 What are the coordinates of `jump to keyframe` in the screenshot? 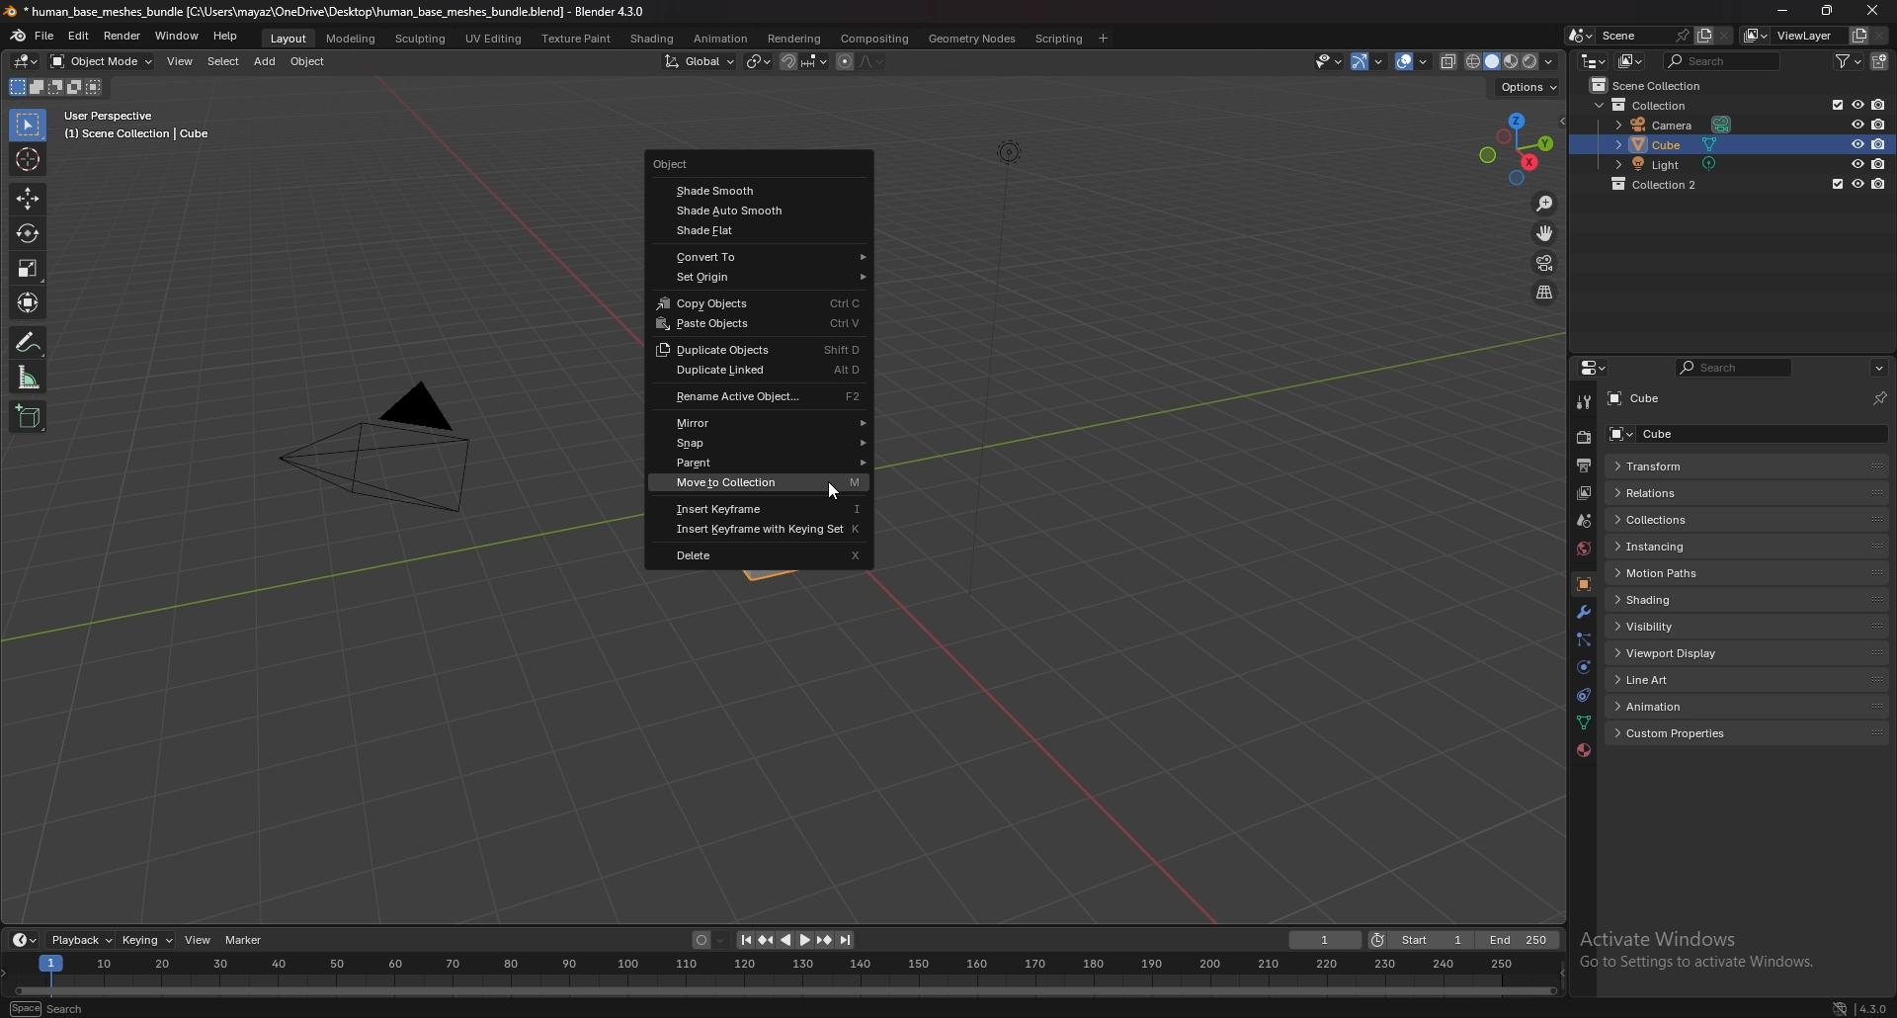 It's located at (825, 940).